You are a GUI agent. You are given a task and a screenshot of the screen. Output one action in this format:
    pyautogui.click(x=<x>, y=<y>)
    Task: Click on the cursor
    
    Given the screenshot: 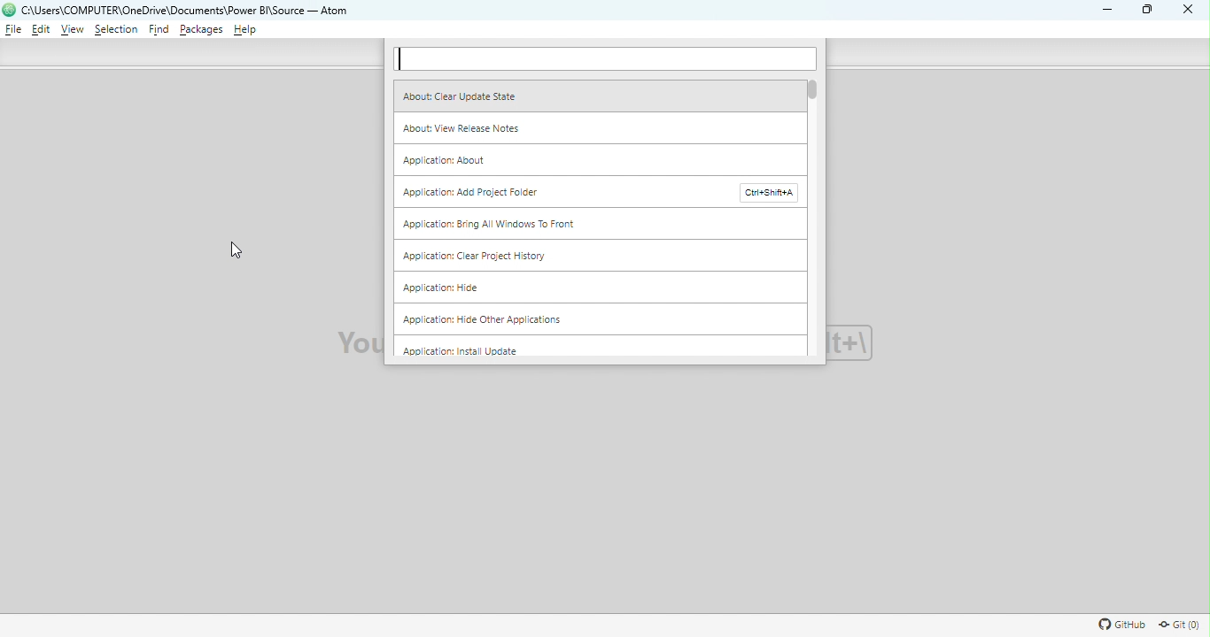 What is the action you would take?
    pyautogui.click(x=238, y=250)
    